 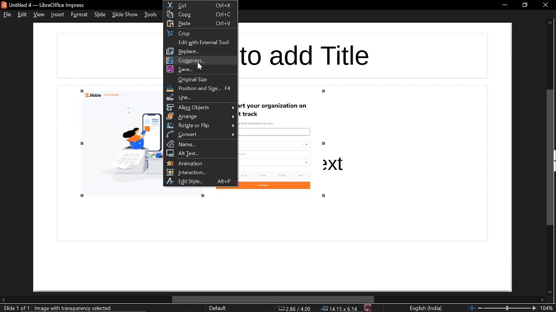 What do you see at coordinates (45, 5) in the screenshot?
I see `current window` at bounding box center [45, 5].